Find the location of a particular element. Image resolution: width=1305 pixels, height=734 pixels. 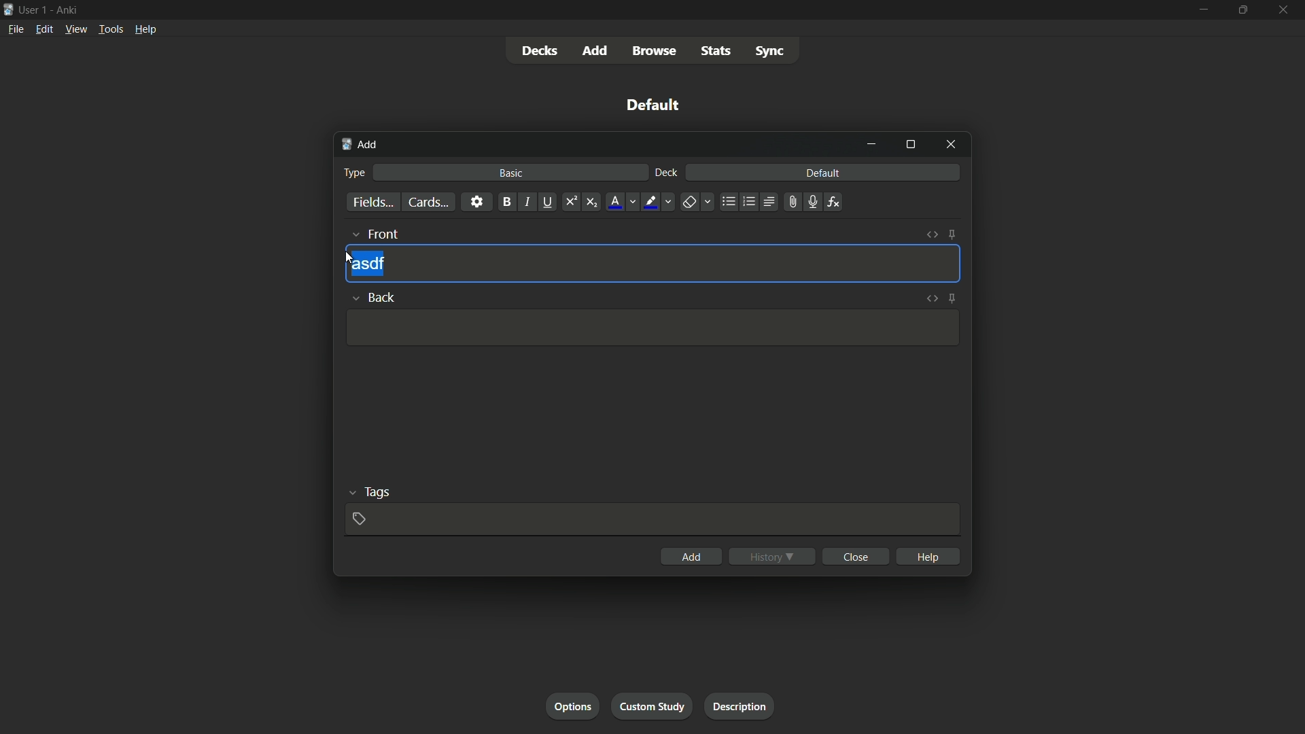

user-1 is located at coordinates (33, 8).